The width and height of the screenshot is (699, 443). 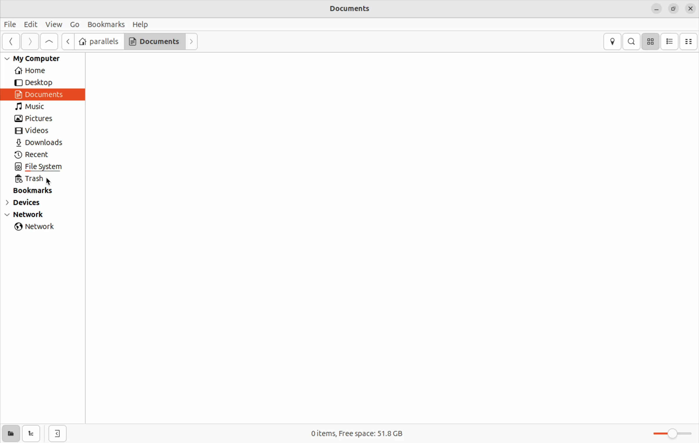 I want to click on my computer, so click(x=38, y=59).